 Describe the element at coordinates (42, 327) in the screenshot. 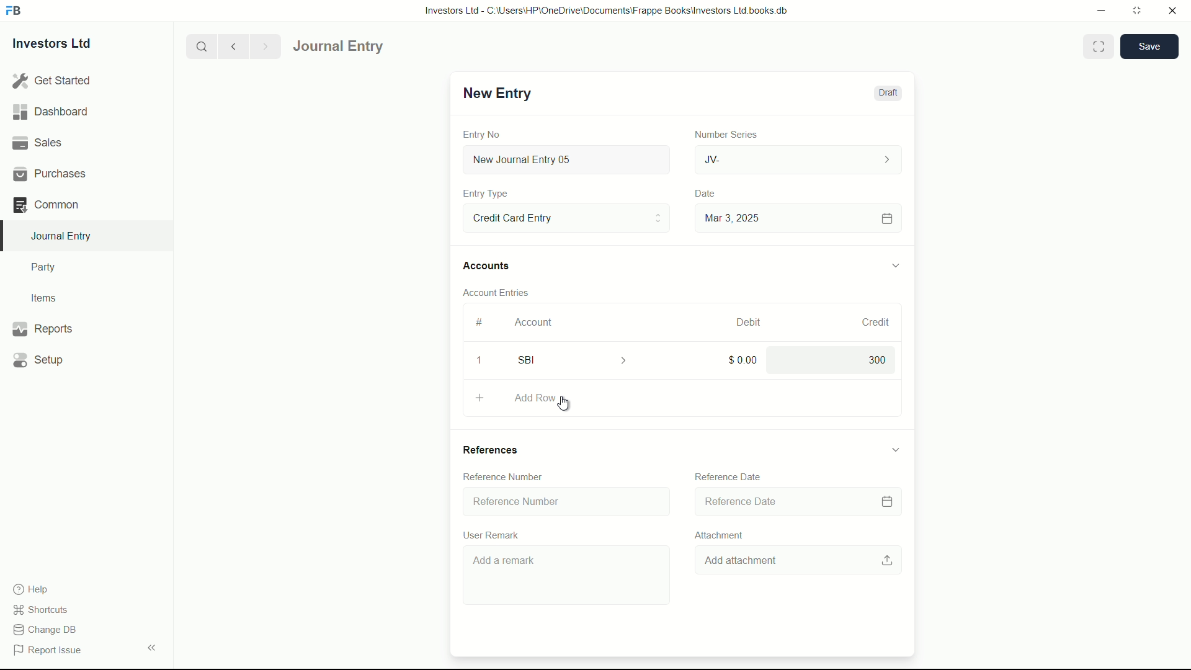

I see `Reports .` at that location.